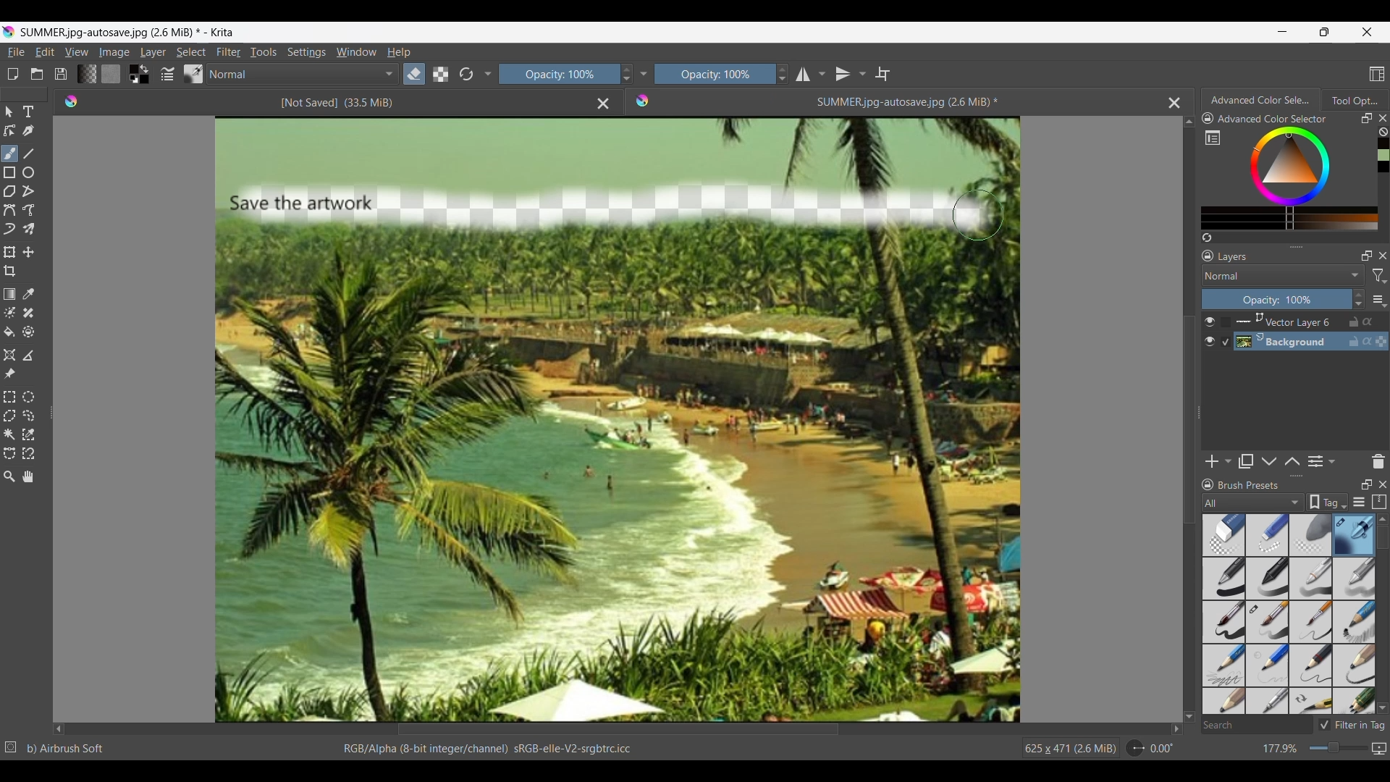 Image resolution: width=1390 pixels, height=782 pixels. Describe the element at coordinates (132, 80) in the screenshot. I see `Set foreground and background color as white and black respectively` at that location.